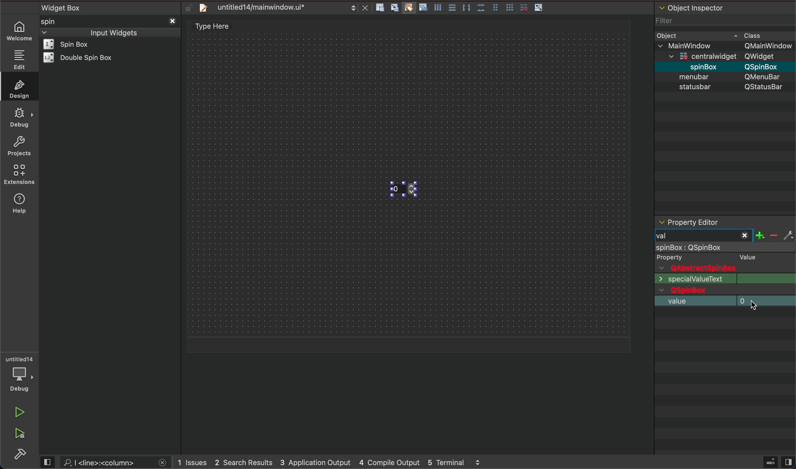 This screenshot has width=796, height=469. Describe the element at coordinates (18, 88) in the screenshot. I see `design` at that location.